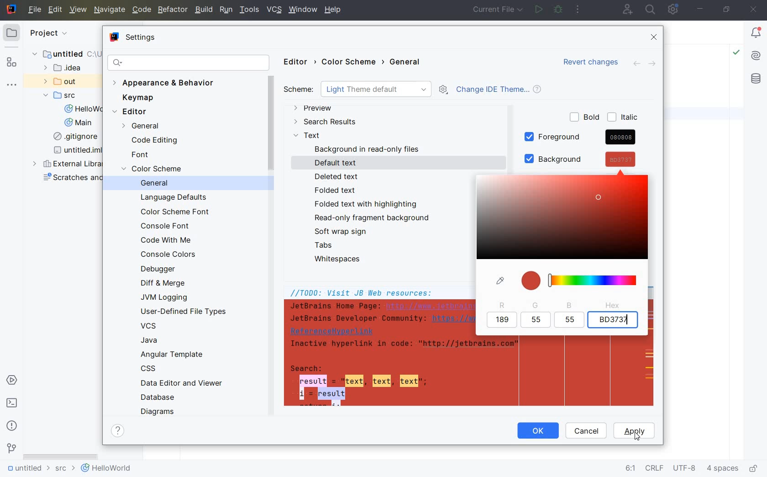  I want to click on BACK, so click(633, 64).